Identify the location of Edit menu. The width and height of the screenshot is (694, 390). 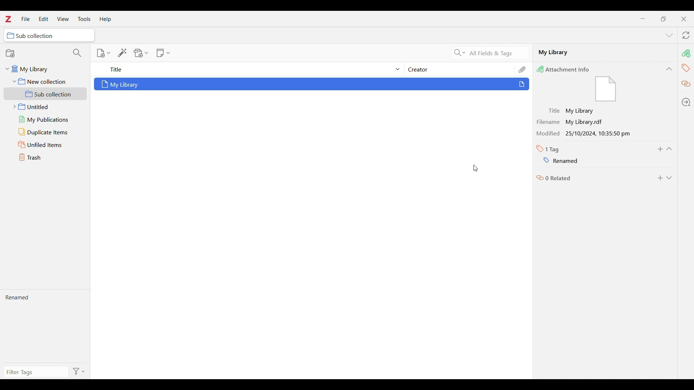
(43, 19).